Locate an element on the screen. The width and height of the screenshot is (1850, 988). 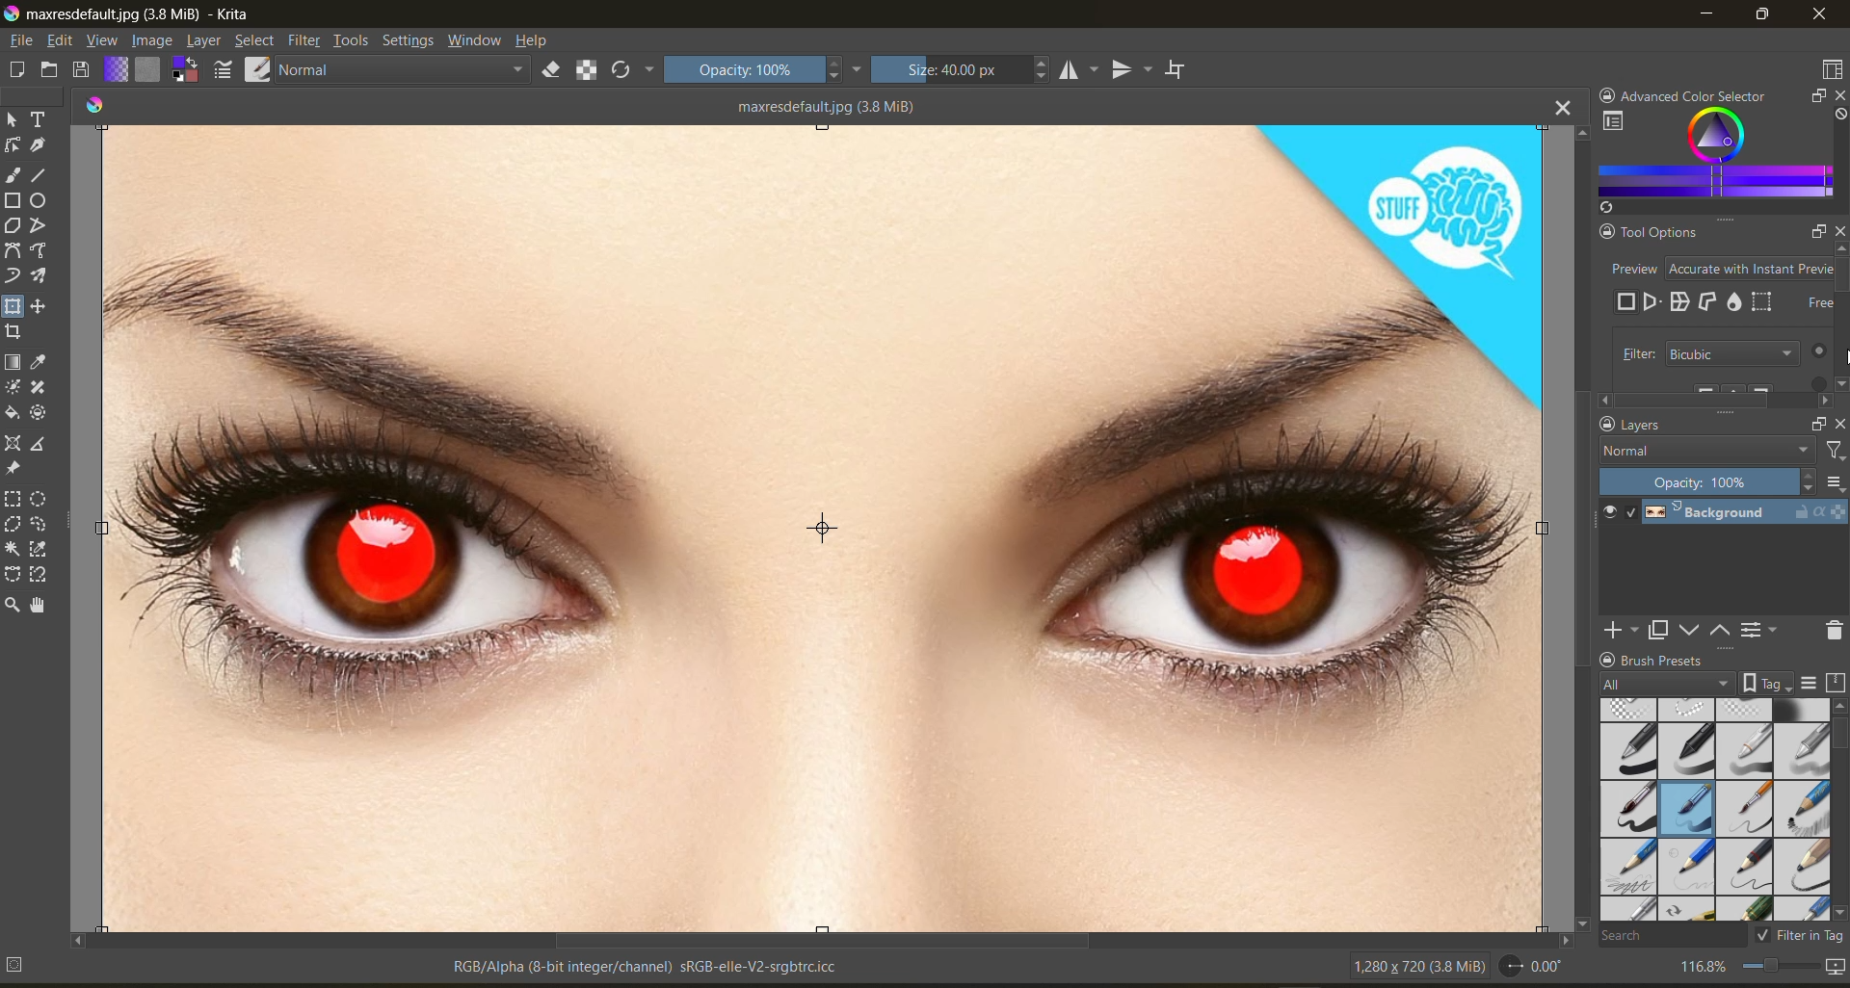
normal is located at coordinates (1706, 451).